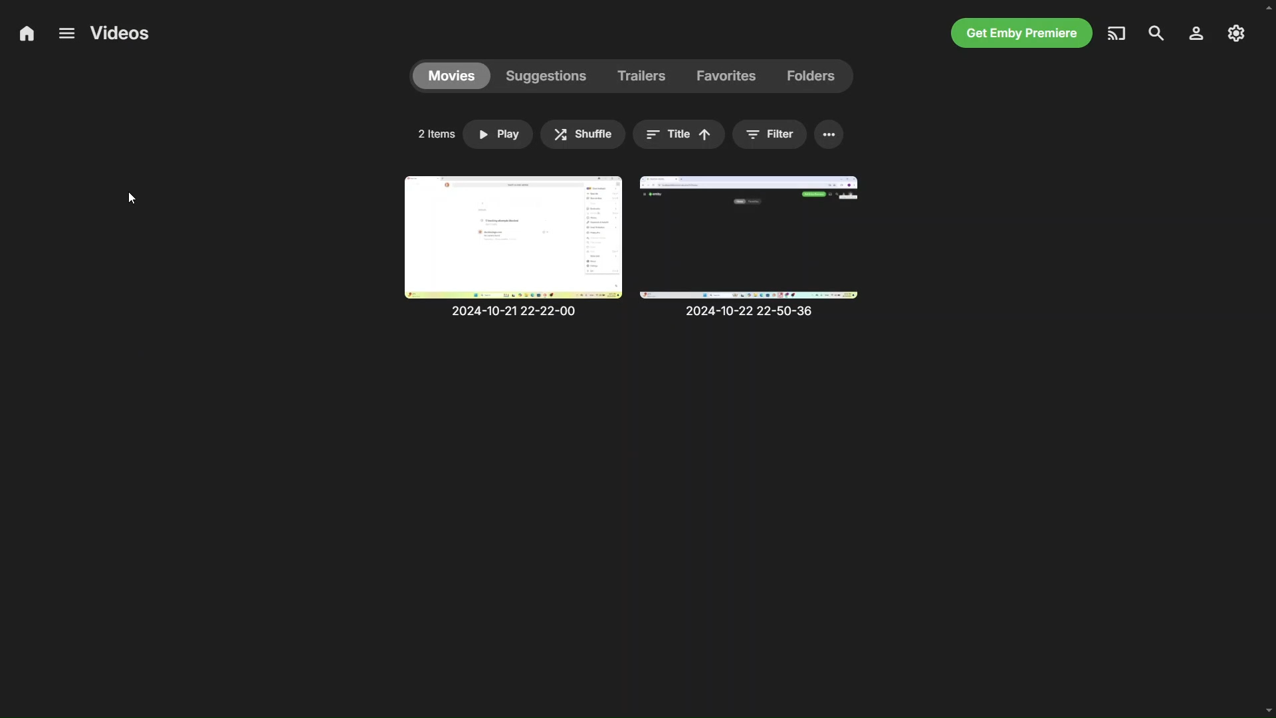 The image size is (1276, 718). Describe the element at coordinates (730, 76) in the screenshot. I see `favorites` at that location.